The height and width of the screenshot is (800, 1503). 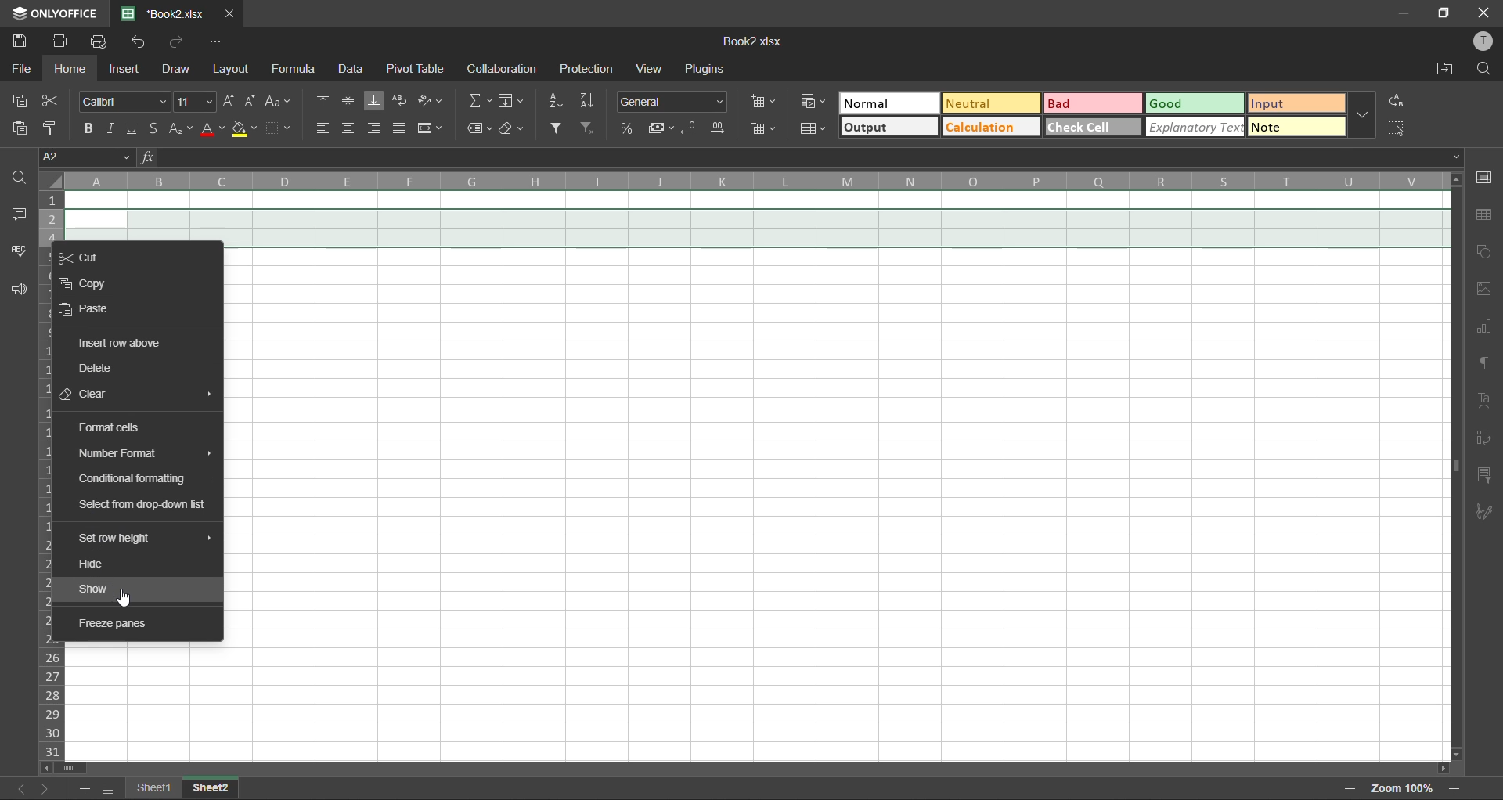 I want to click on sort descending, so click(x=590, y=102).